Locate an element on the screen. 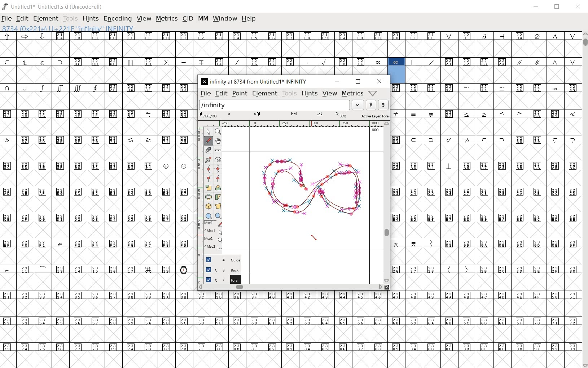 The height and width of the screenshot is (368, 588). perform a perspective transformation on the selection is located at coordinates (218, 206).